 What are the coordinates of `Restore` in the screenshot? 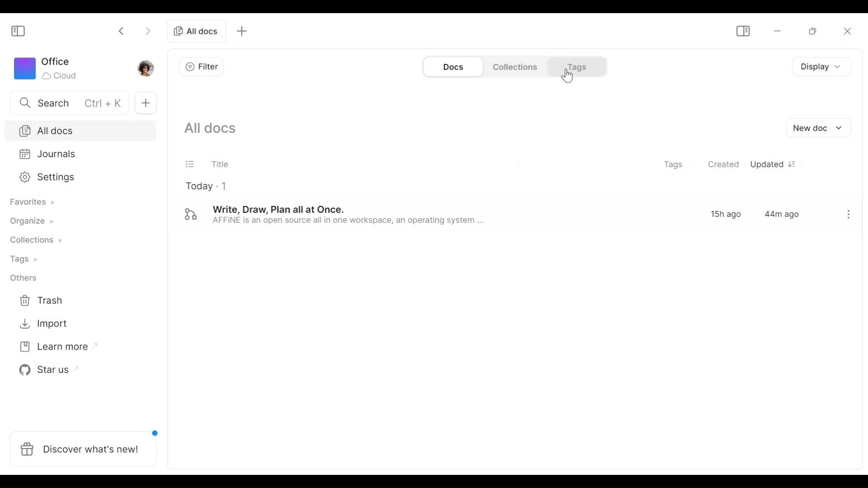 It's located at (812, 32).